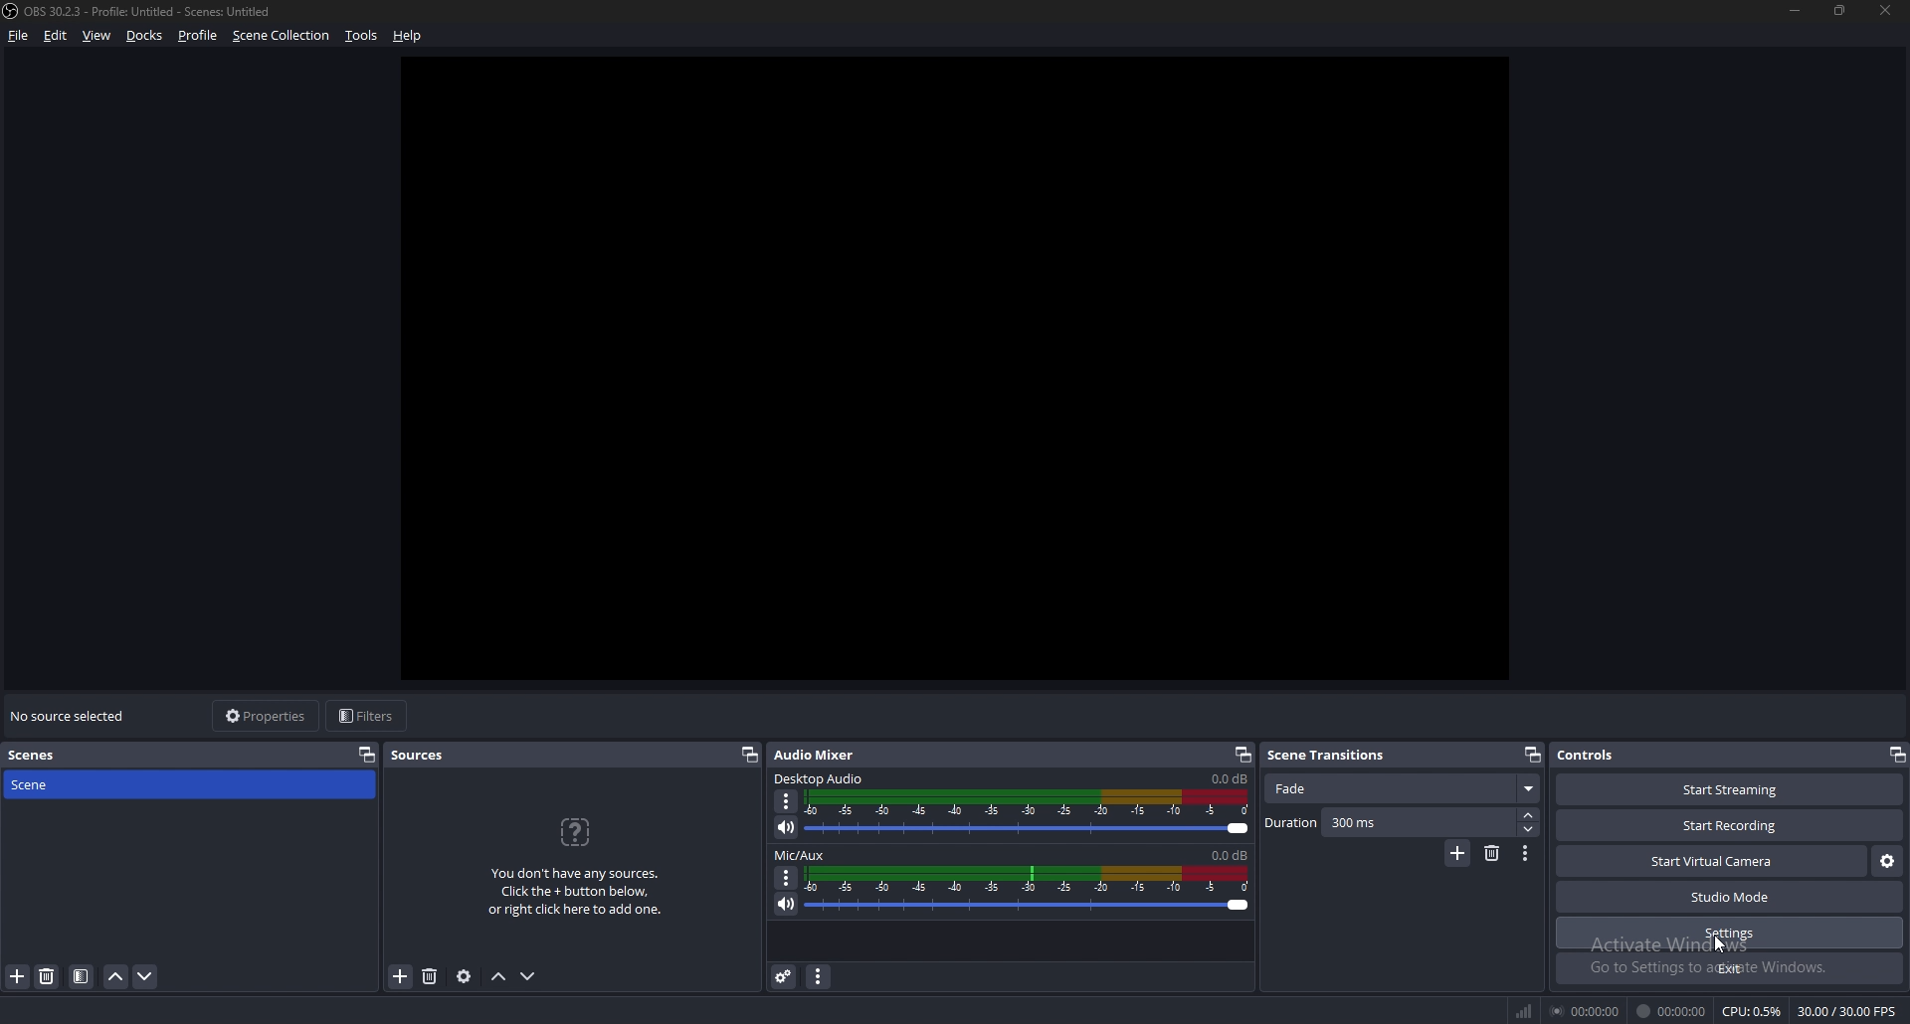  I want to click on filters, so click(368, 715).